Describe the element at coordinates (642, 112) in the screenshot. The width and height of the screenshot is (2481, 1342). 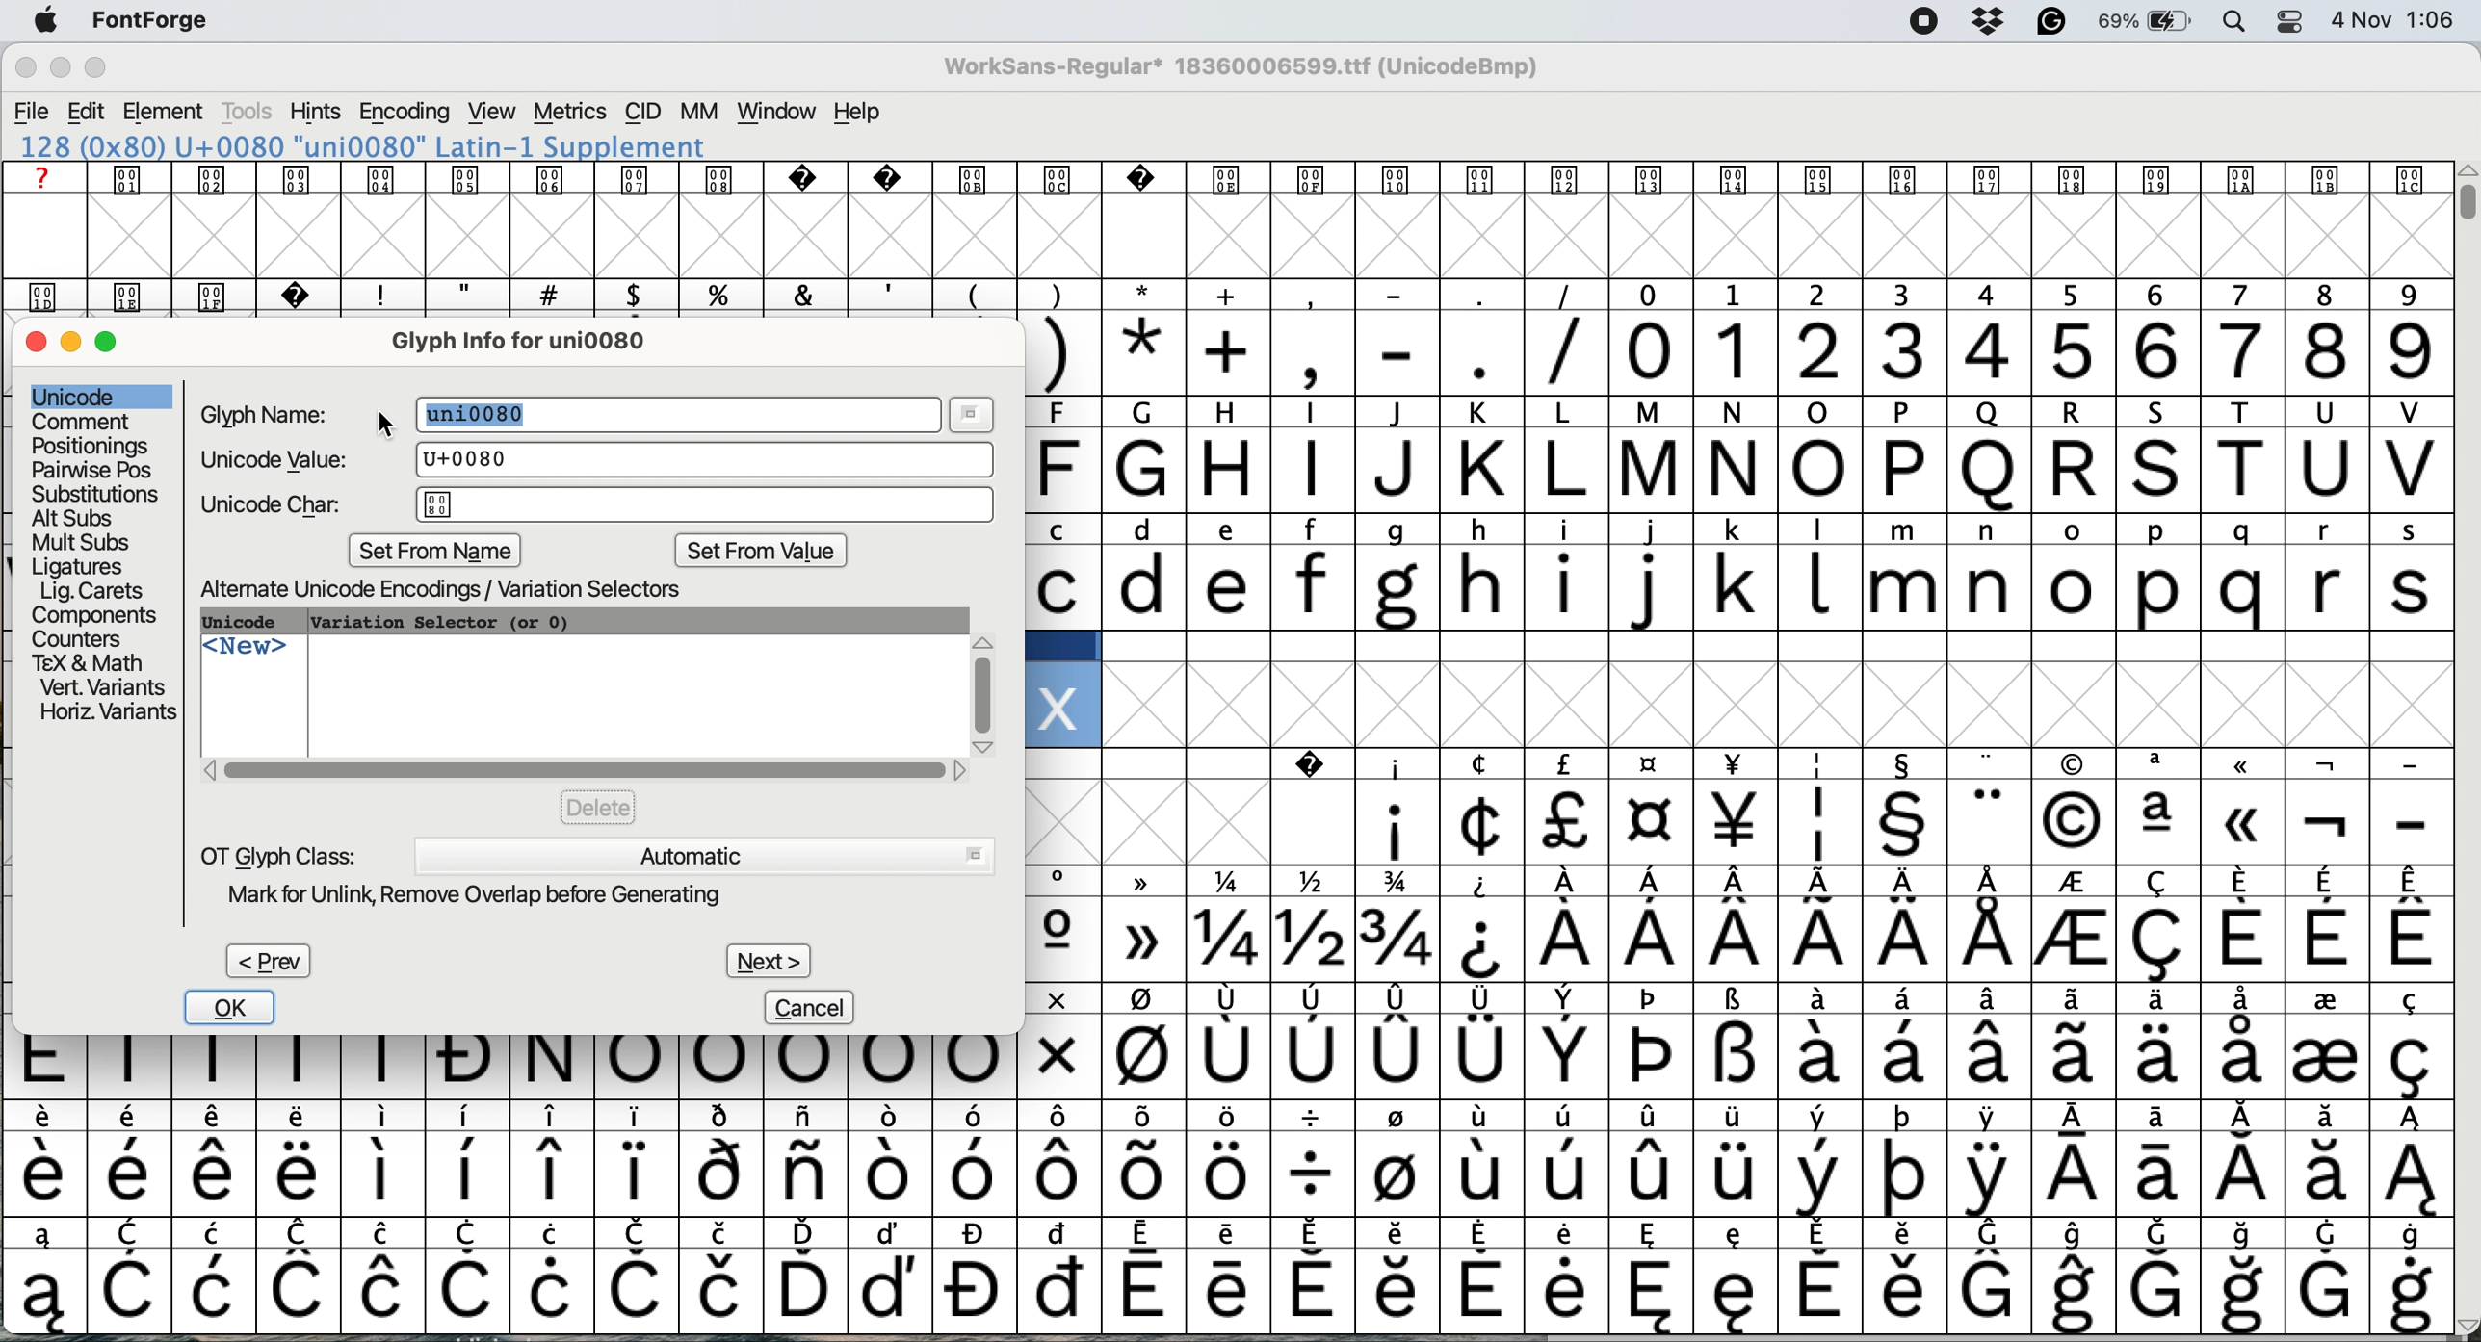
I see `cid` at that location.